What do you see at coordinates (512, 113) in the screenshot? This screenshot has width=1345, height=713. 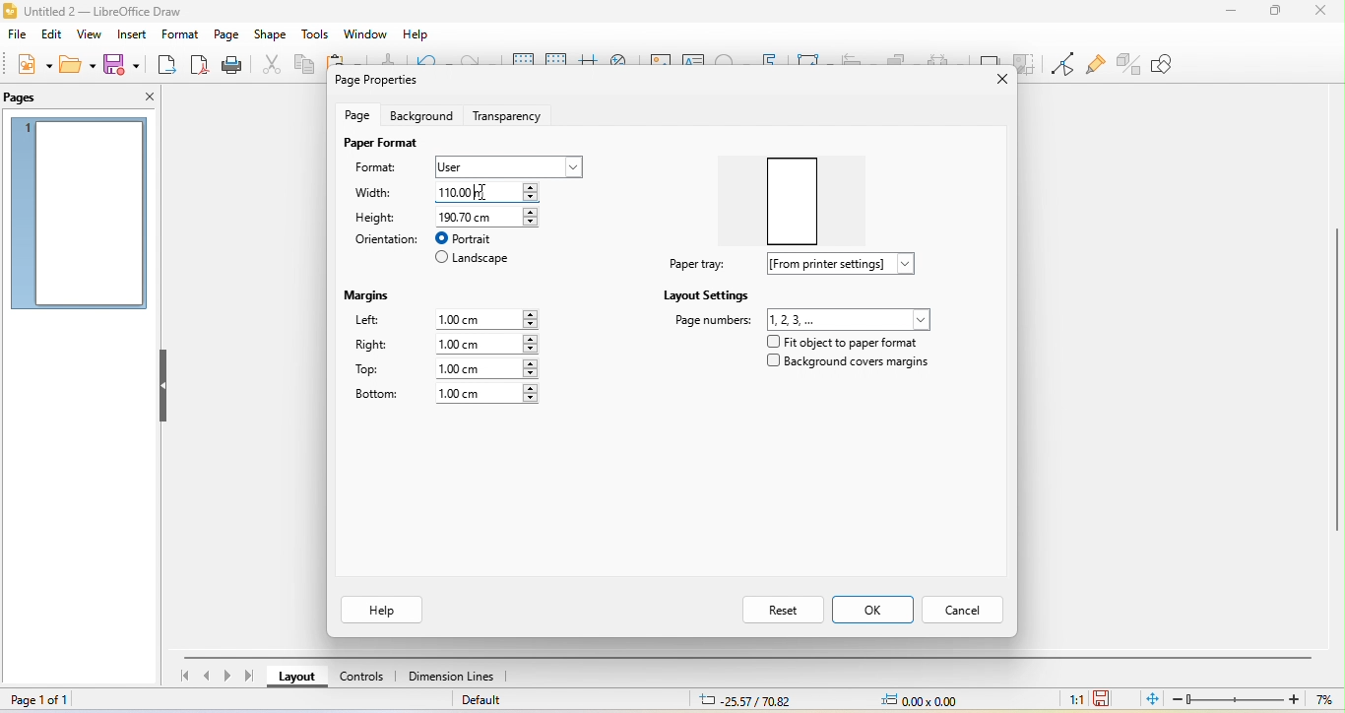 I see `transparency` at bounding box center [512, 113].